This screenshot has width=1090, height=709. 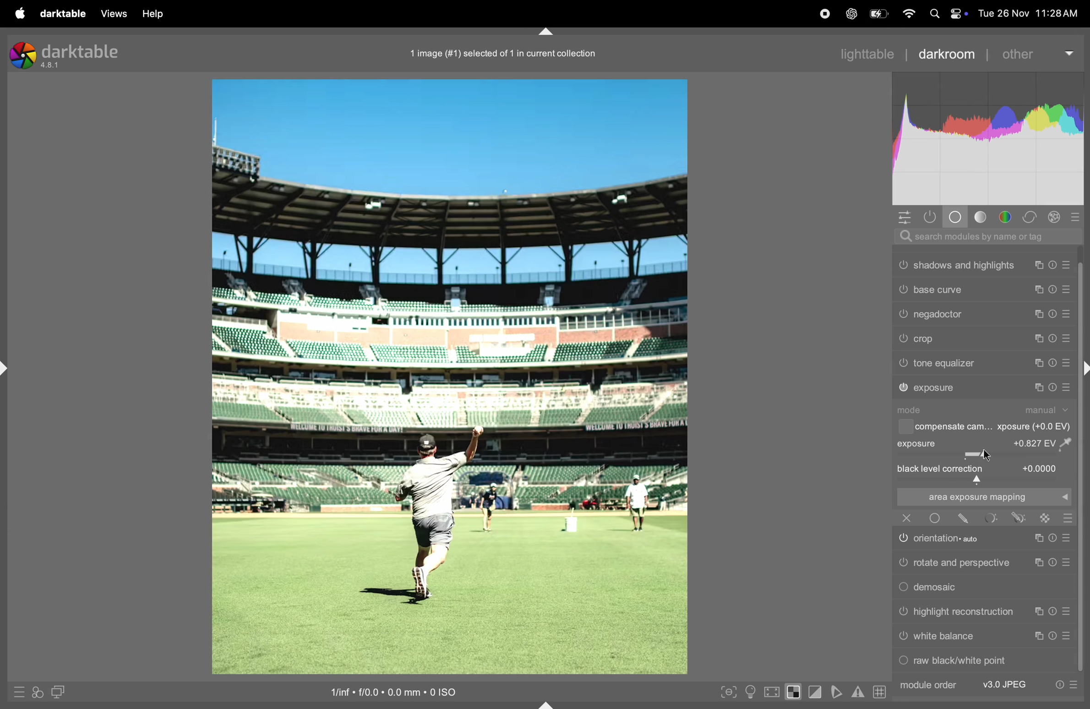 What do you see at coordinates (1067, 387) in the screenshot?
I see `Presets ` at bounding box center [1067, 387].